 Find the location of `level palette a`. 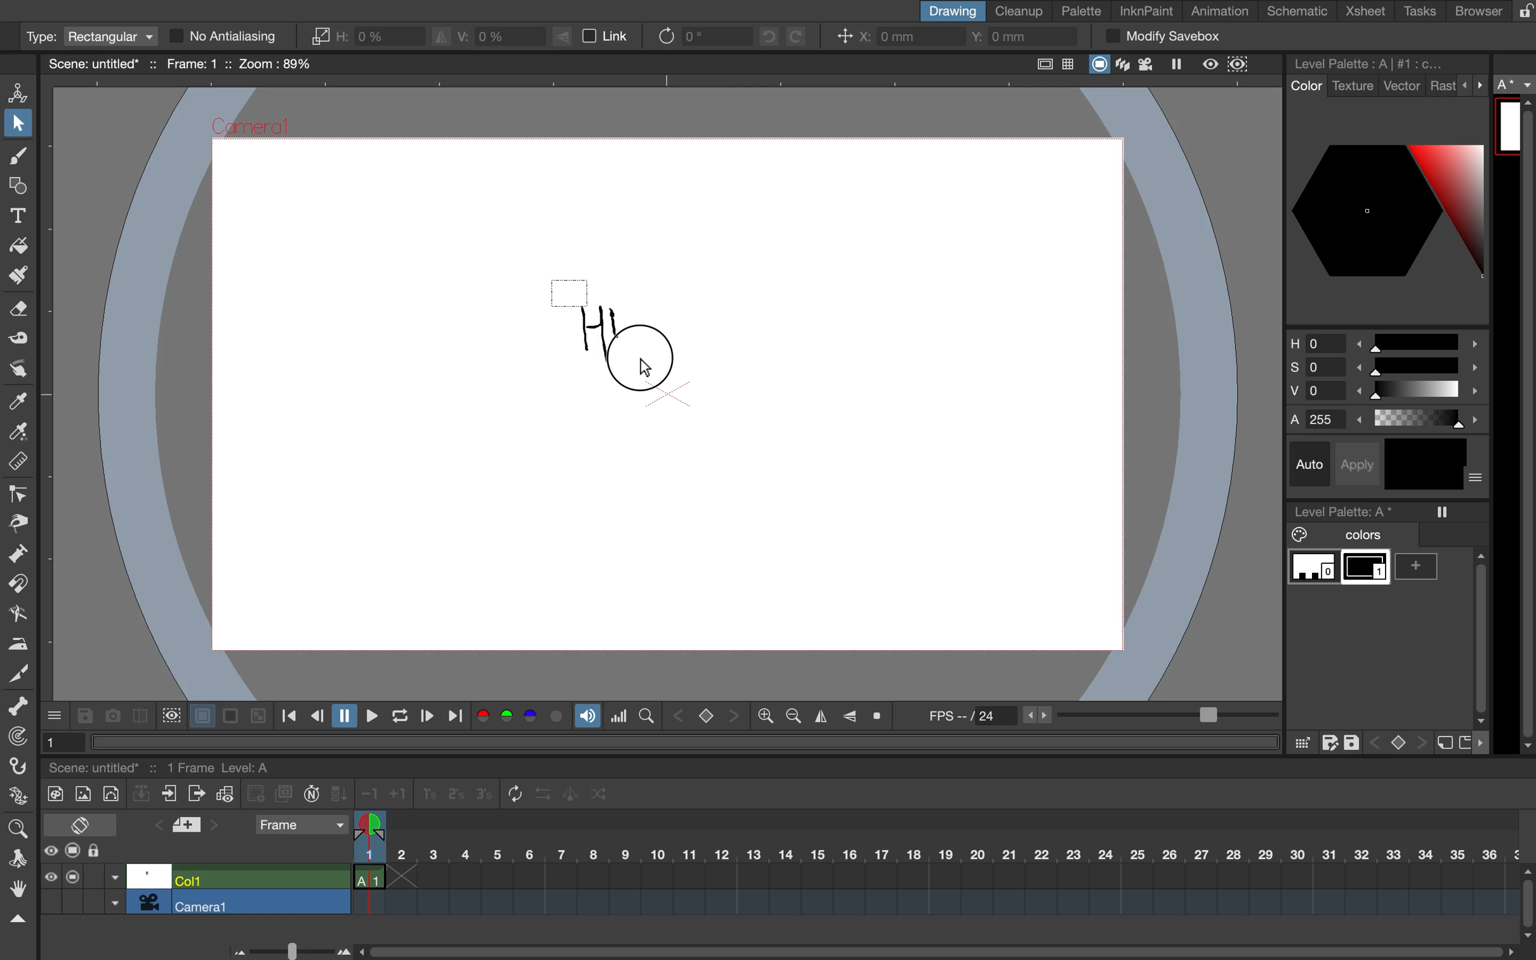

level palette a is located at coordinates (1348, 509).